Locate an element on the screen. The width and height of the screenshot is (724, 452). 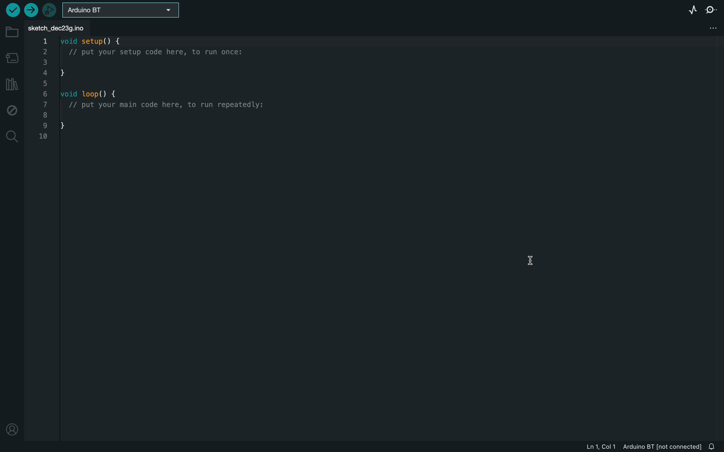
code is located at coordinates (159, 90).